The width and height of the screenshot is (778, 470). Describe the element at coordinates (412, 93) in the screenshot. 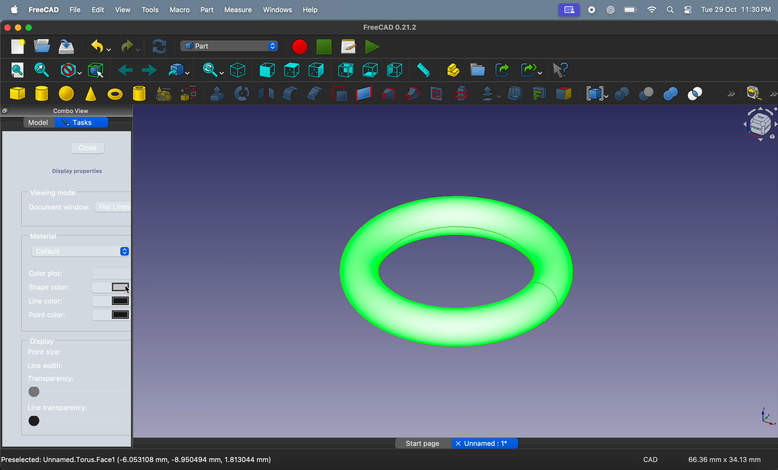

I see `sweep` at that location.